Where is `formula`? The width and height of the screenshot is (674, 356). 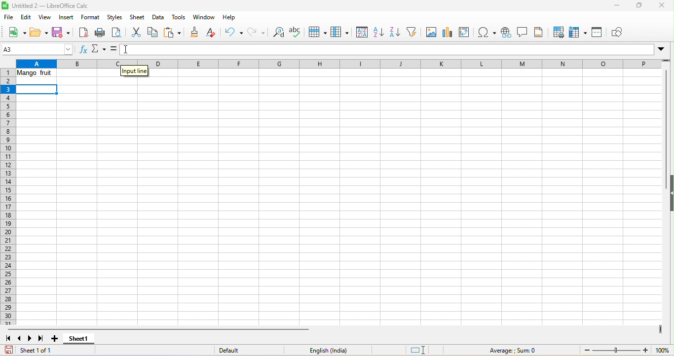 formula is located at coordinates (114, 49).